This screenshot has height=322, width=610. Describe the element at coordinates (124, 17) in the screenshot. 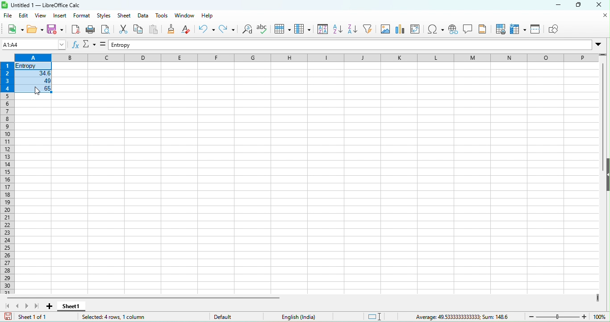

I see `sheet` at that location.